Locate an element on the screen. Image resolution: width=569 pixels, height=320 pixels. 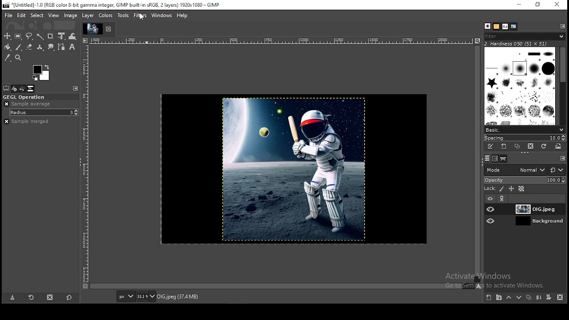
create a new layer is located at coordinates (489, 297).